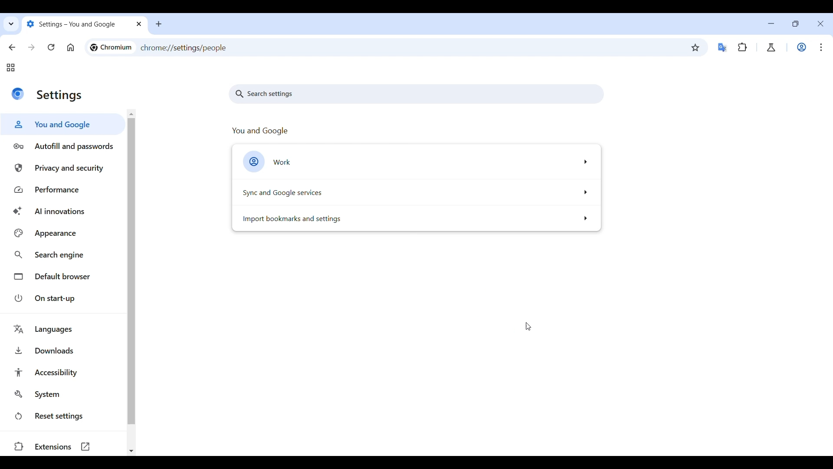 This screenshot has height=469, width=833. Describe the element at coordinates (64, 211) in the screenshot. I see `AI innovations` at that location.